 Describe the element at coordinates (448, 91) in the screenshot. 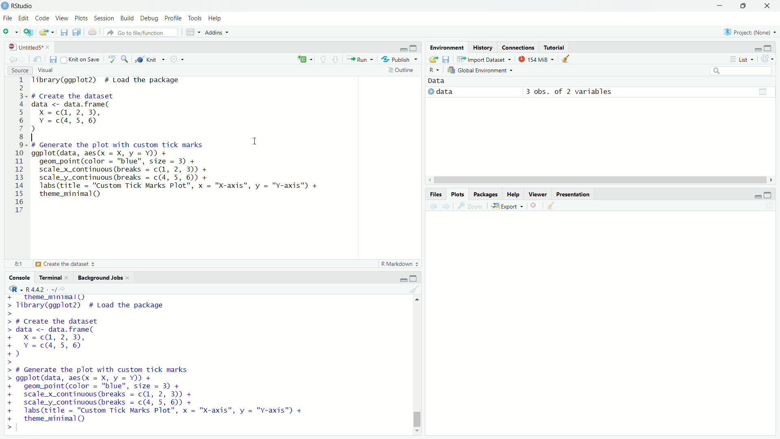

I see `data` at that location.